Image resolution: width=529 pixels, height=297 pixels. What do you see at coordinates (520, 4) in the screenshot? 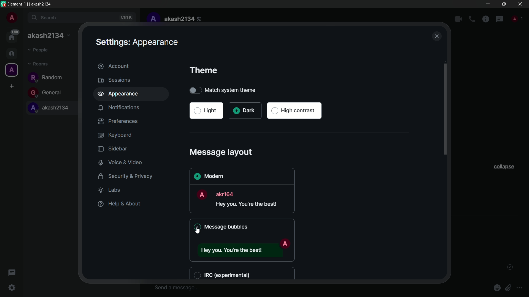
I see `close` at bounding box center [520, 4].